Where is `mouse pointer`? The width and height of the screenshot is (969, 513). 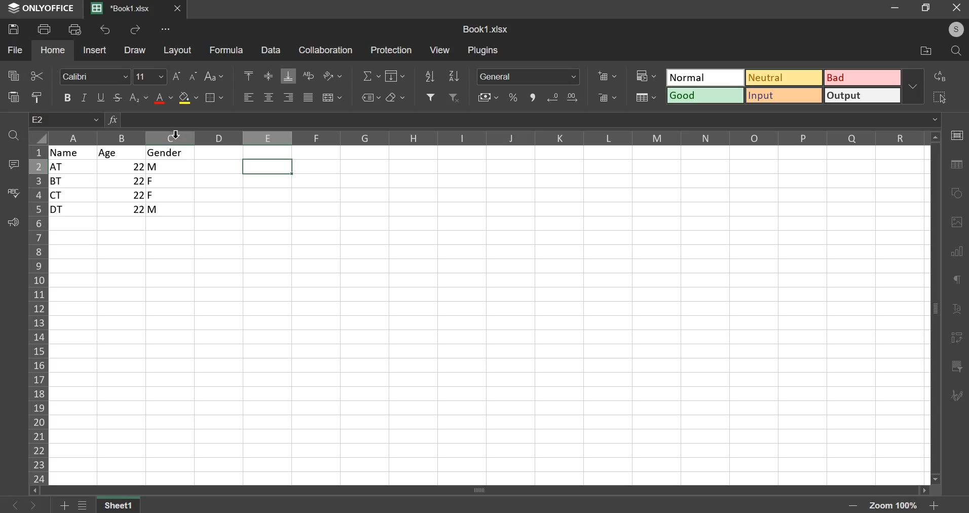 mouse pointer is located at coordinates (176, 135).